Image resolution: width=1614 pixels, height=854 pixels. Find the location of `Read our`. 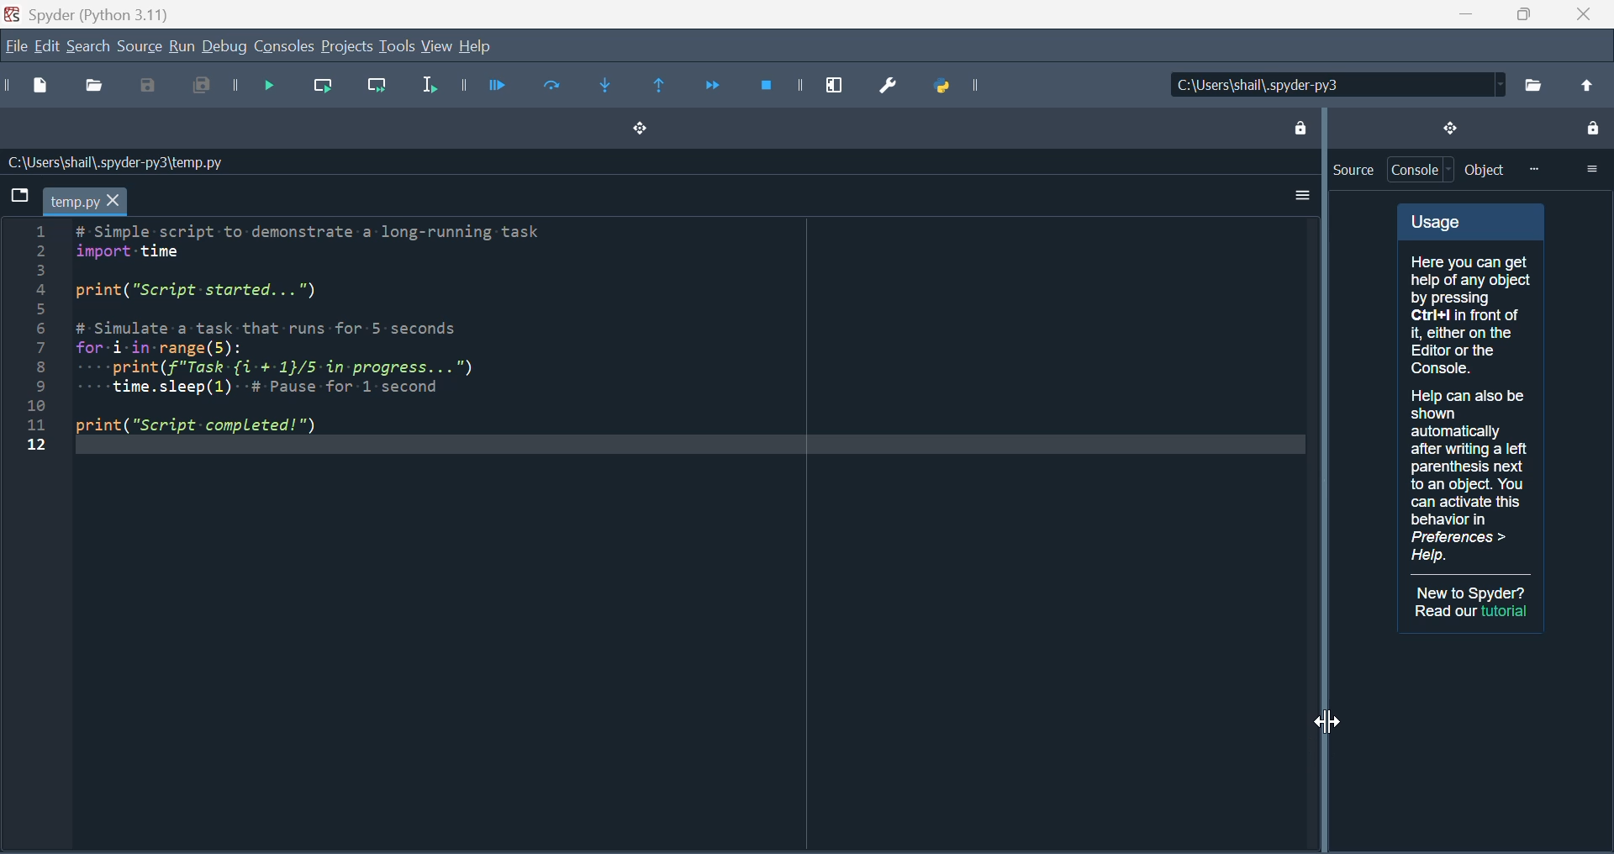

Read our is located at coordinates (1445, 611).